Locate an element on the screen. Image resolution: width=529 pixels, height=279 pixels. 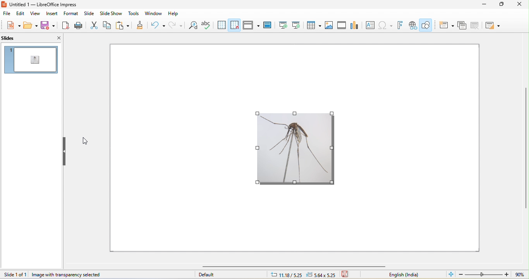
slide 1 of 1 is located at coordinates (15, 274).